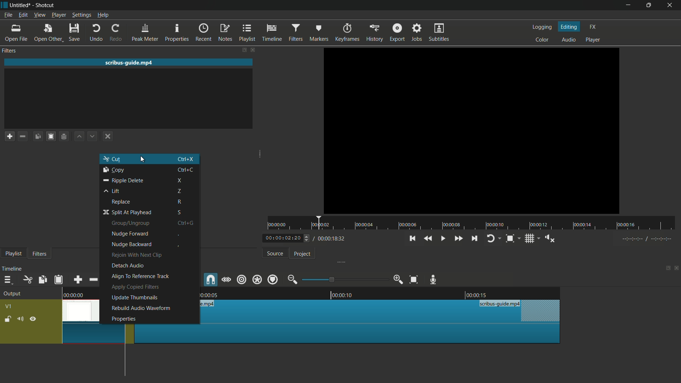 The width and height of the screenshot is (681, 383). What do you see at coordinates (12, 254) in the screenshot?
I see `playlist` at bounding box center [12, 254].